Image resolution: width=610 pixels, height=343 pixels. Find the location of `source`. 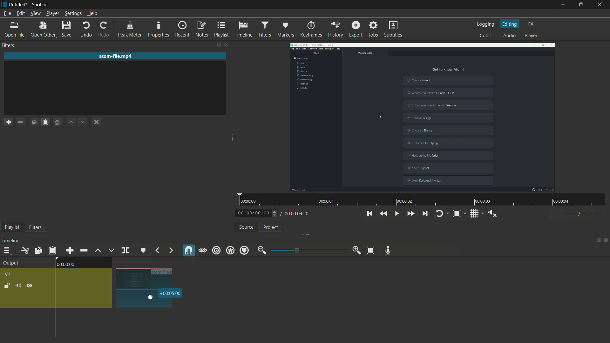

source is located at coordinates (245, 227).